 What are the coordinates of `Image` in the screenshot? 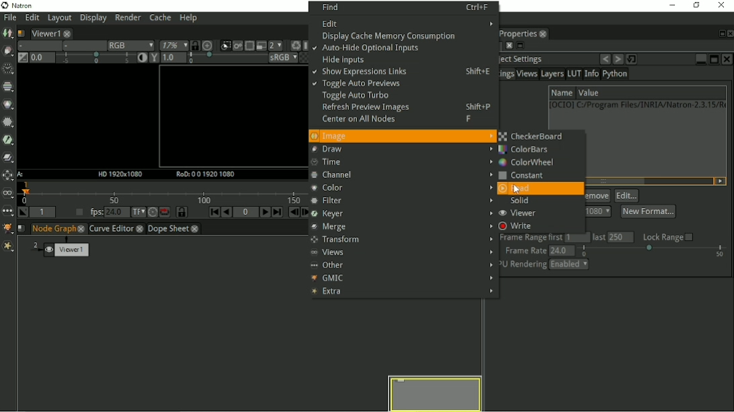 It's located at (403, 136).